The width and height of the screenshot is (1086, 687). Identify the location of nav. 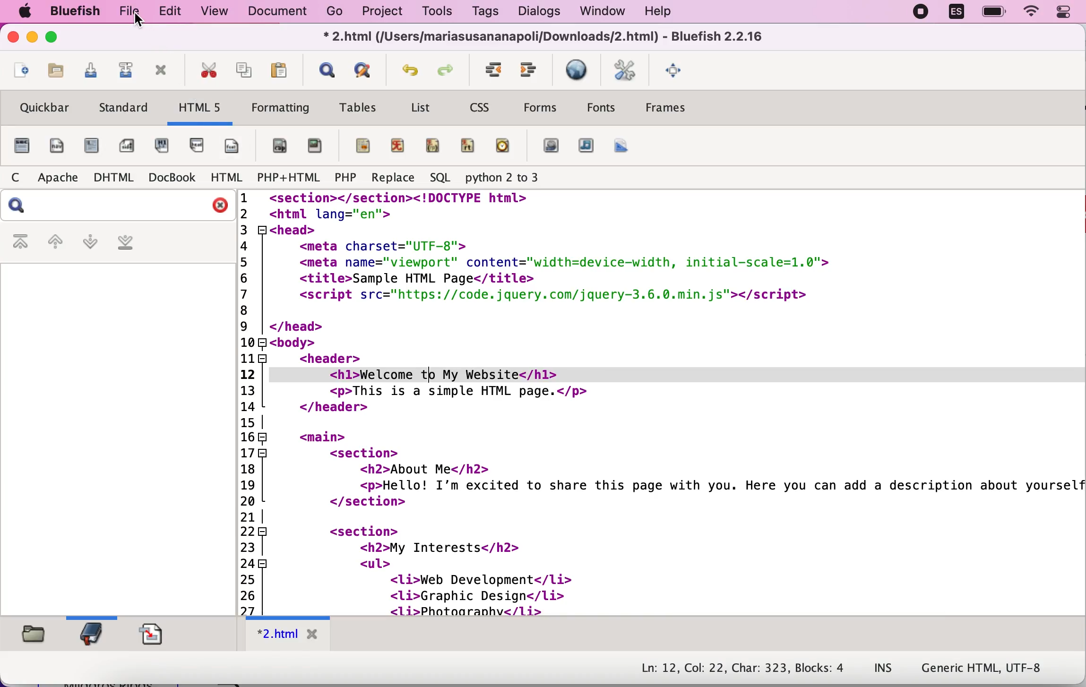
(55, 146).